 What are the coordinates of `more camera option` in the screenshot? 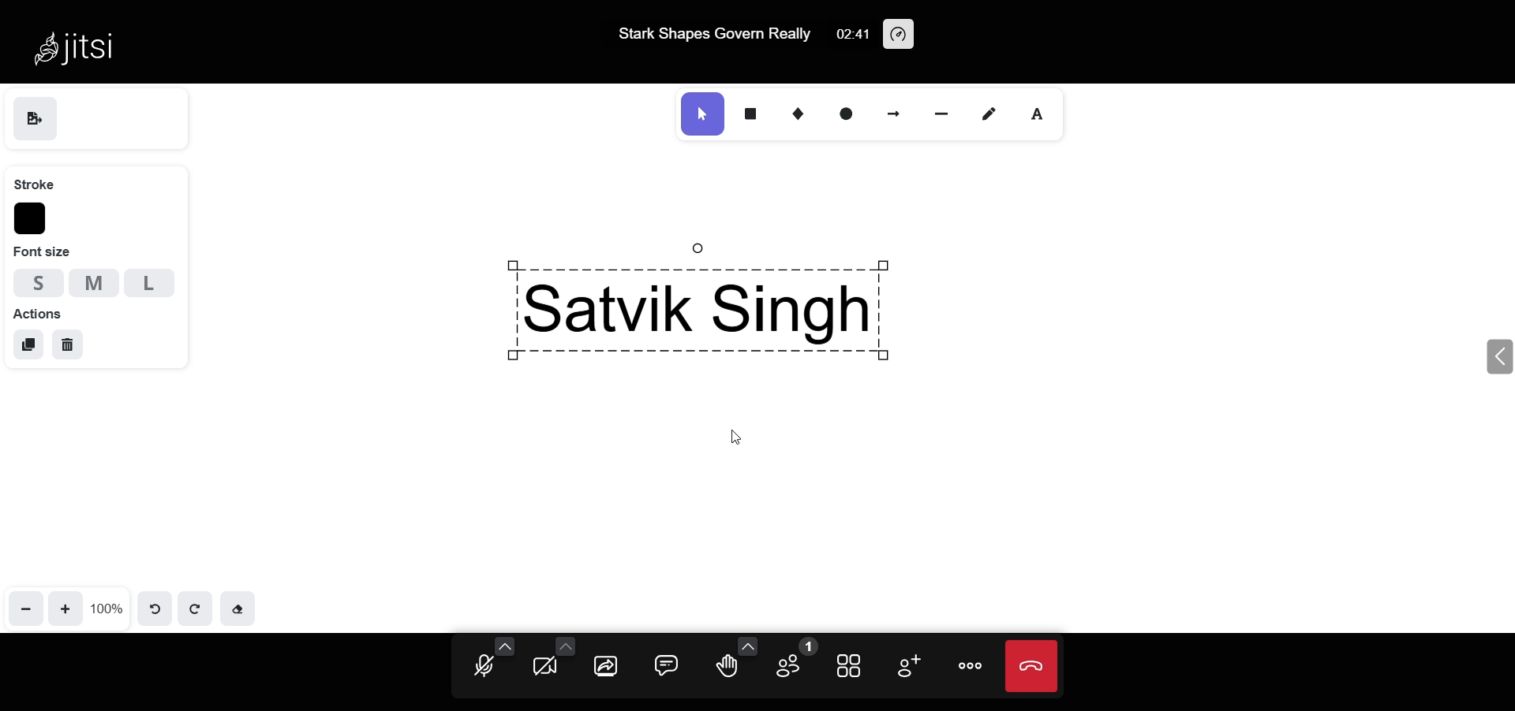 It's located at (565, 645).